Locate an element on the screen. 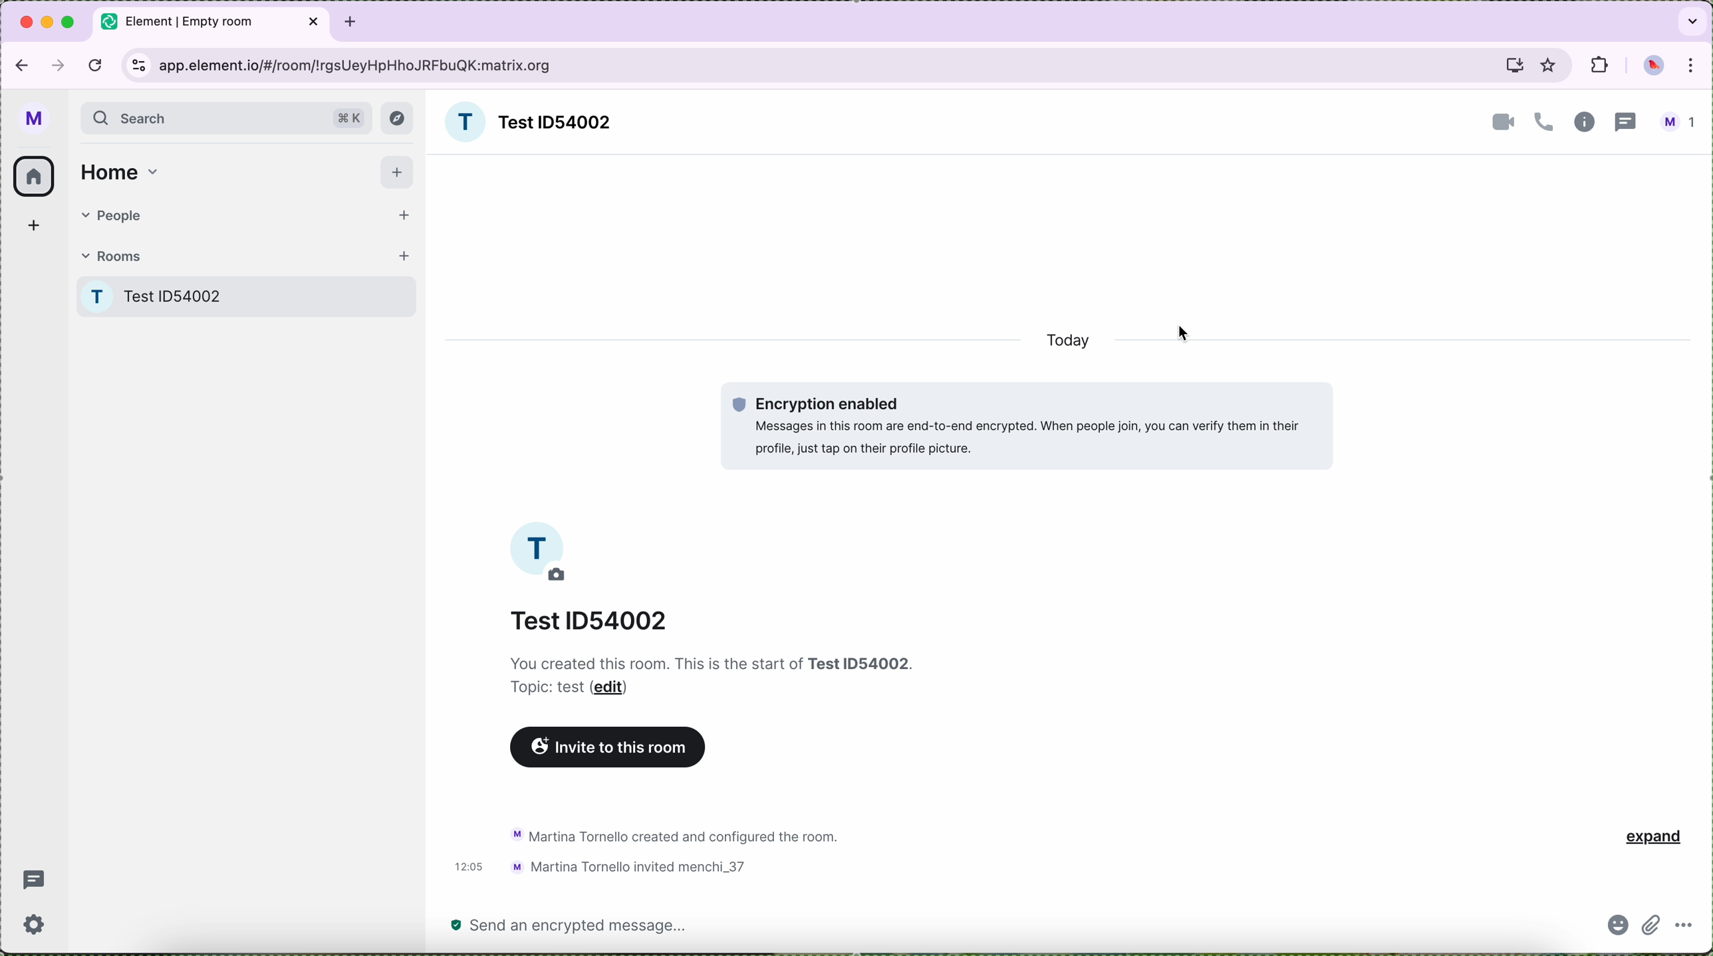 The height and width of the screenshot is (956, 1713). cursor is located at coordinates (1182, 333).